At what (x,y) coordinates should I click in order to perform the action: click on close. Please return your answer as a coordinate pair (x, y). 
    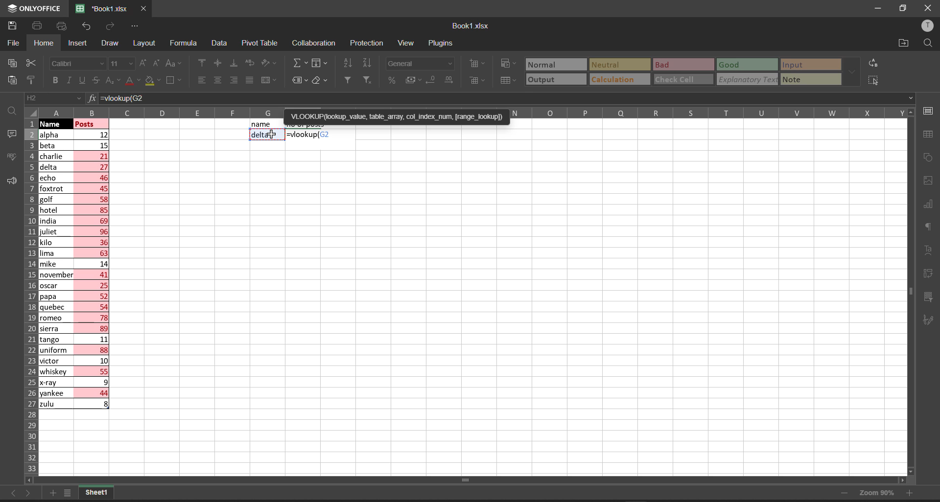
    Looking at the image, I should click on (926, 8).